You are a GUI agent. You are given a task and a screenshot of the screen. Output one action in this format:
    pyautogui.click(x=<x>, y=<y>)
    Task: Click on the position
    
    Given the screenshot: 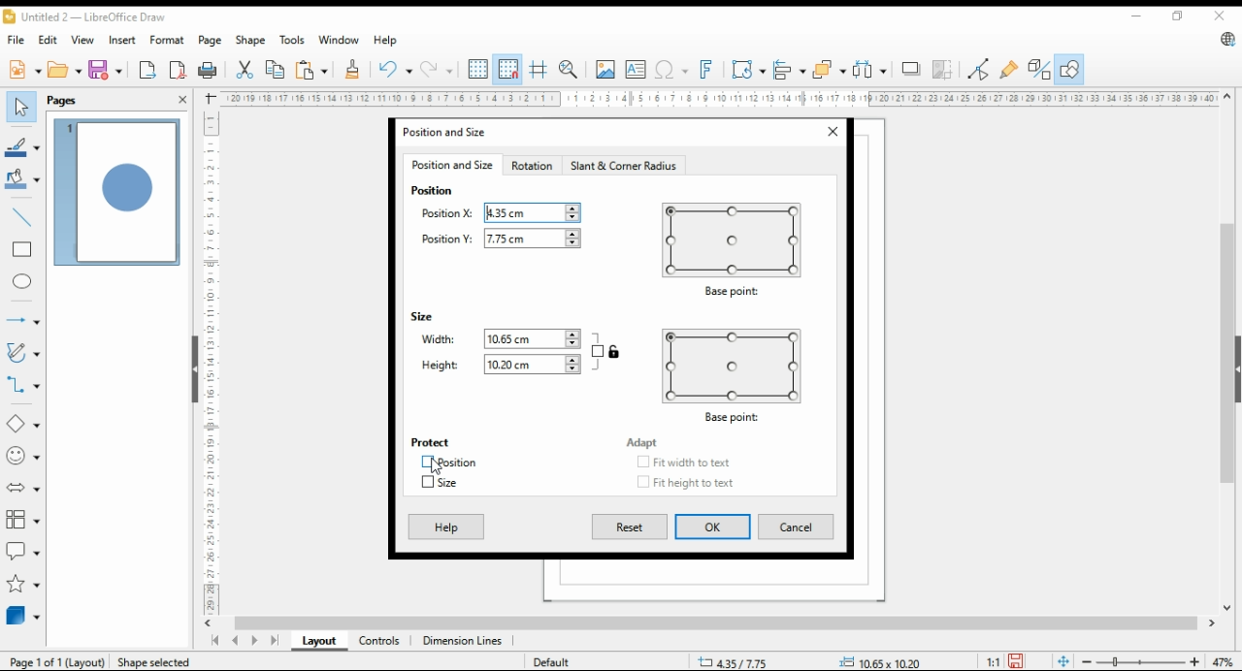 What is the action you would take?
    pyautogui.click(x=450, y=464)
    